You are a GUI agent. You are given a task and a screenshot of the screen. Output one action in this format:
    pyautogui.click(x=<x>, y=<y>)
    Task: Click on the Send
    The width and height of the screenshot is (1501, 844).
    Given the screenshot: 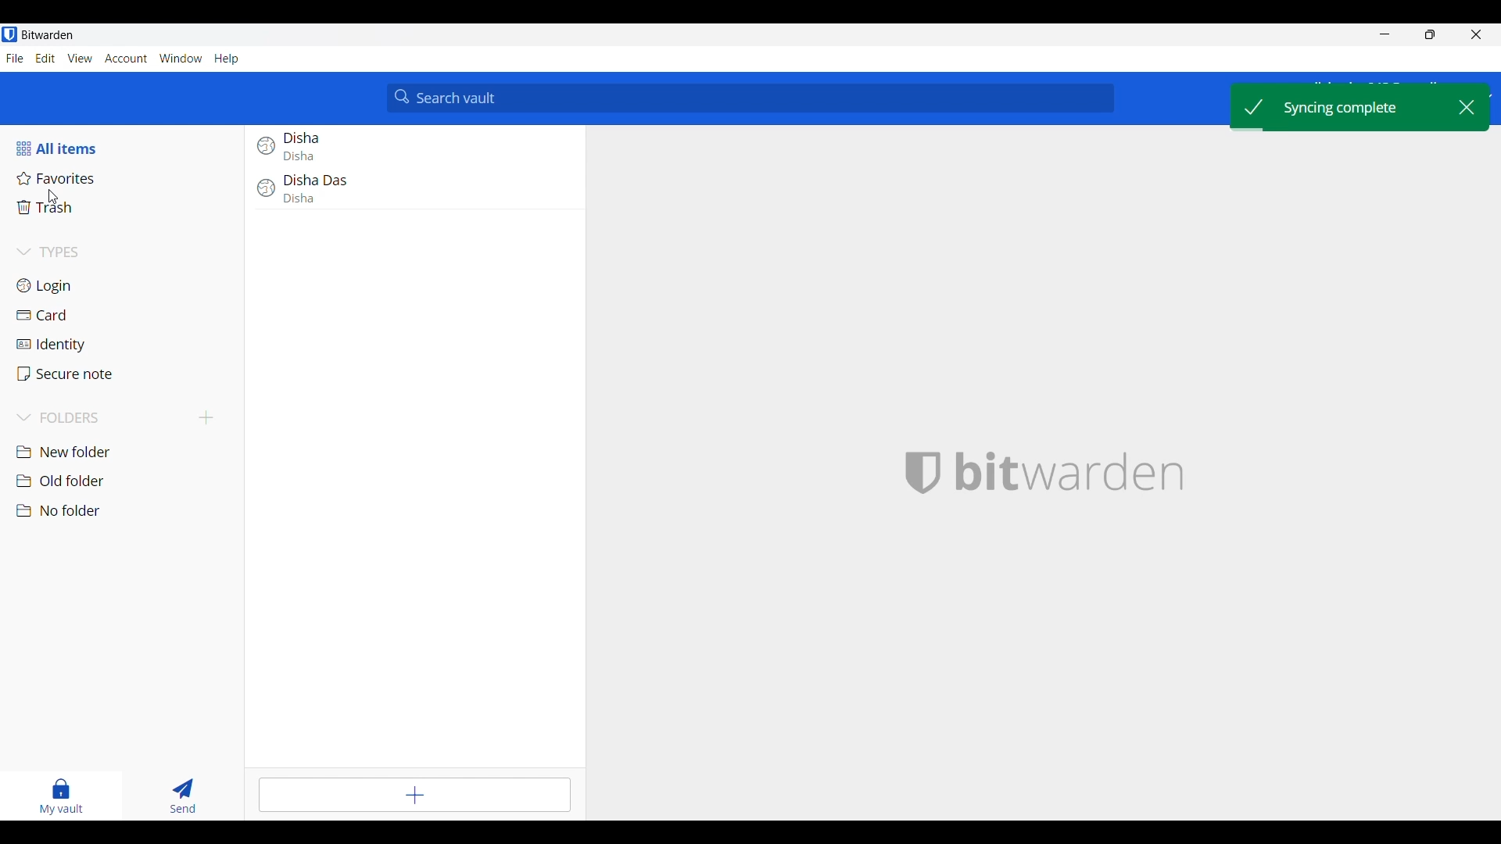 What is the action you would take?
    pyautogui.click(x=183, y=796)
    